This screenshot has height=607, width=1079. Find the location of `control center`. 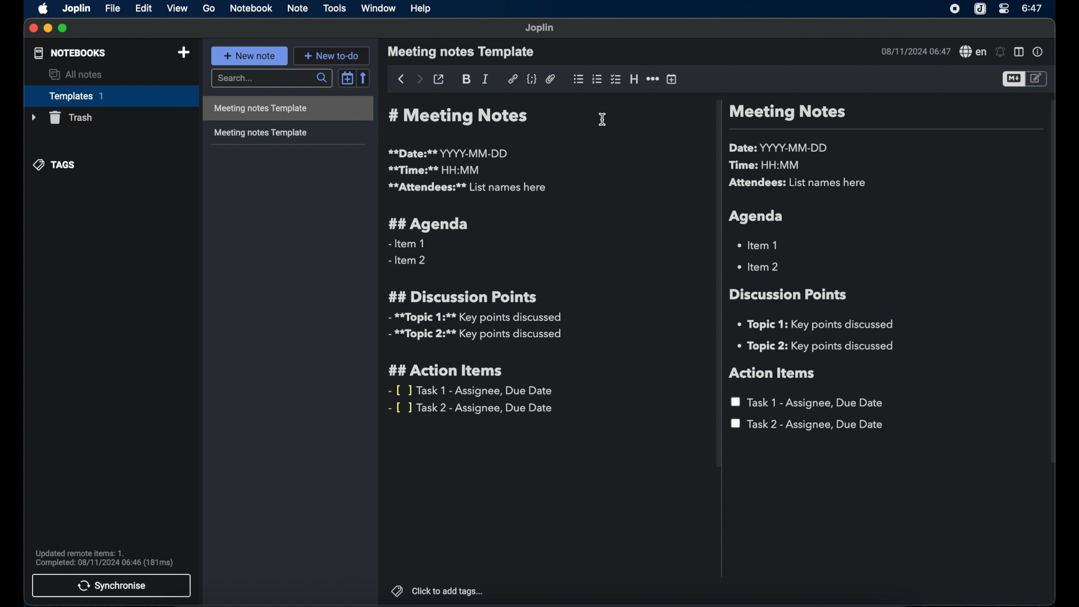

control center is located at coordinates (1004, 10).